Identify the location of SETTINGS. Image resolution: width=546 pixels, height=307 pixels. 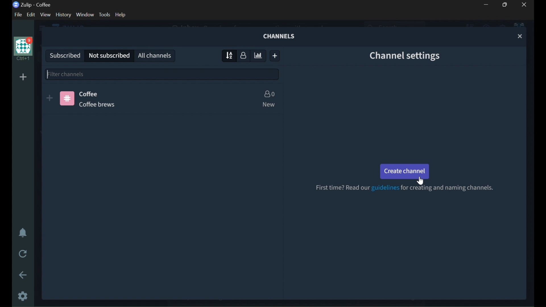
(23, 296).